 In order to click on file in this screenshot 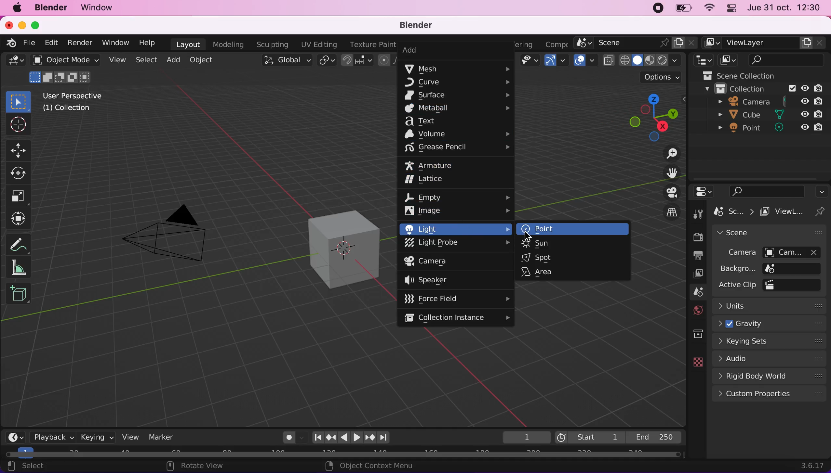, I will do `click(31, 43)`.